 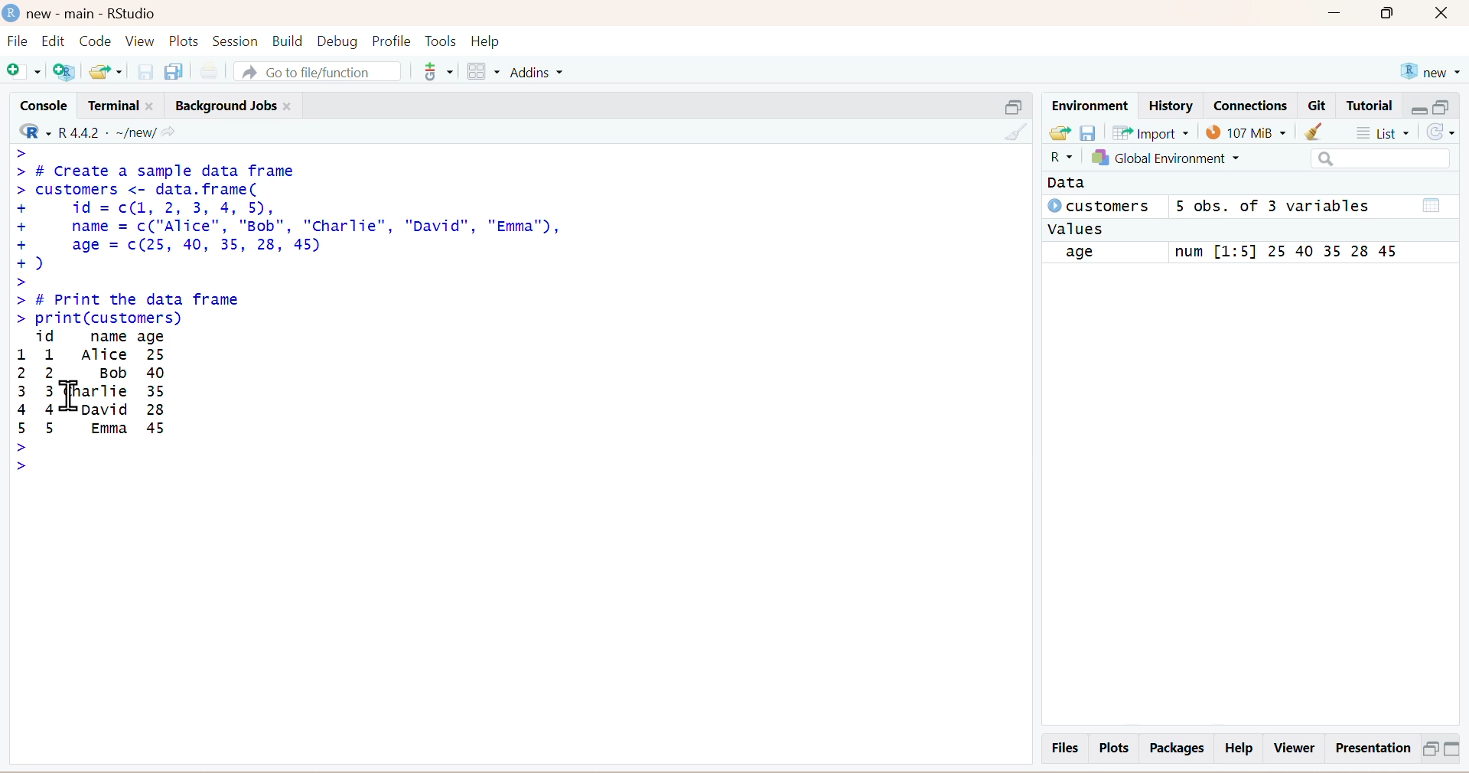 I want to click on Files, so click(x=1063, y=747).